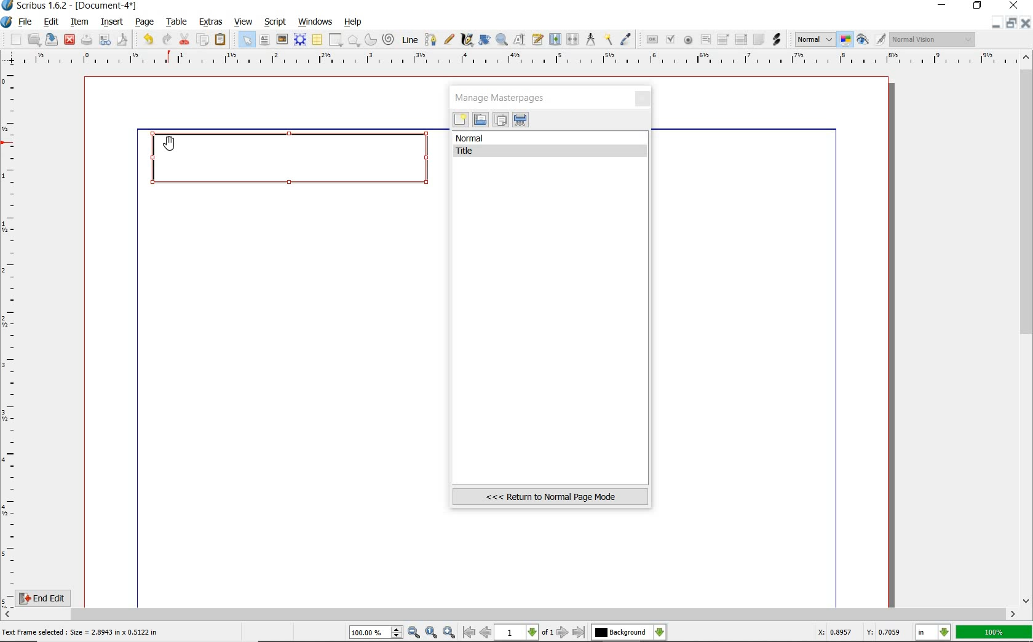 The height and width of the screenshot is (642, 1033). Describe the element at coordinates (282, 39) in the screenshot. I see `image frame` at that location.